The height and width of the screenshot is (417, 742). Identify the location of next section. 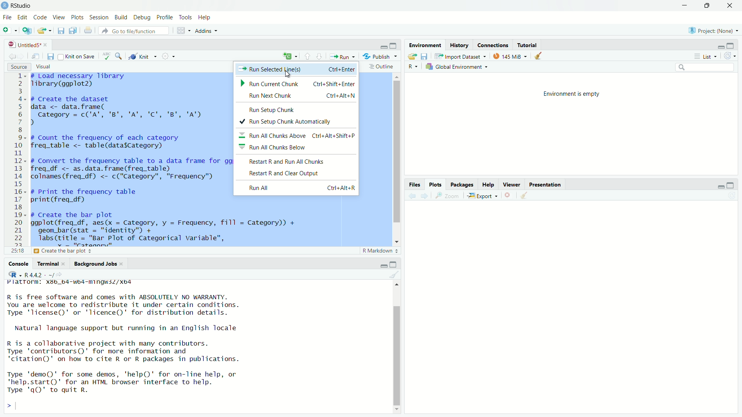
(320, 58).